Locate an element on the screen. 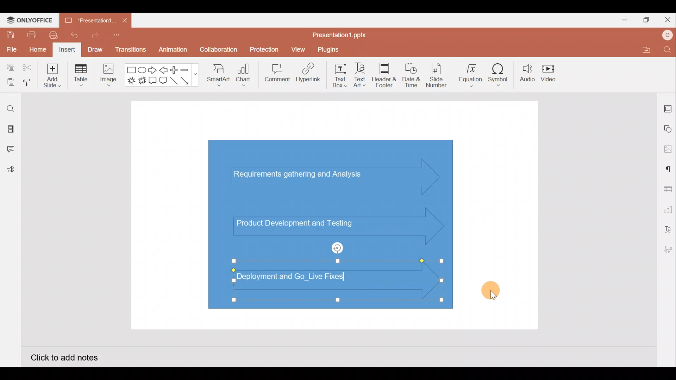  Comment is located at coordinates (275, 74).